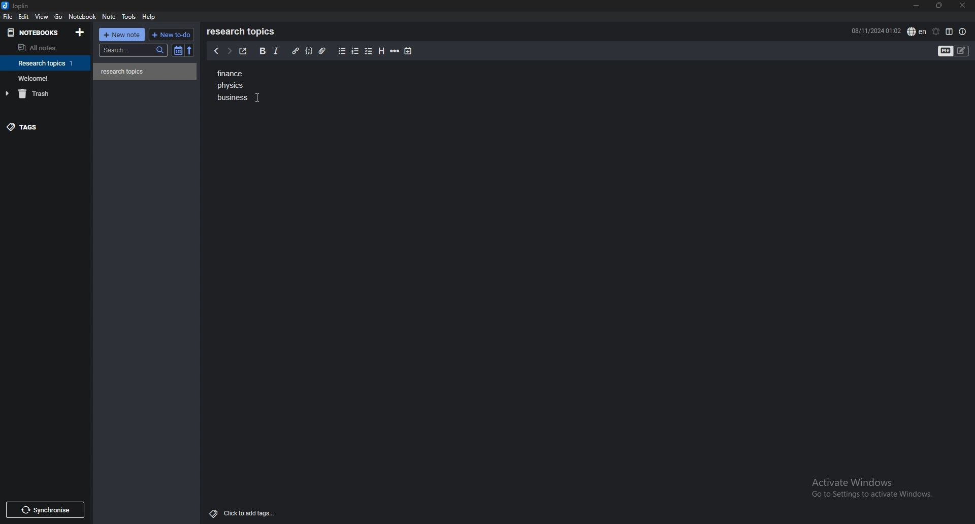 This screenshot has width=975, height=524. What do you see at coordinates (309, 50) in the screenshot?
I see `code` at bounding box center [309, 50].